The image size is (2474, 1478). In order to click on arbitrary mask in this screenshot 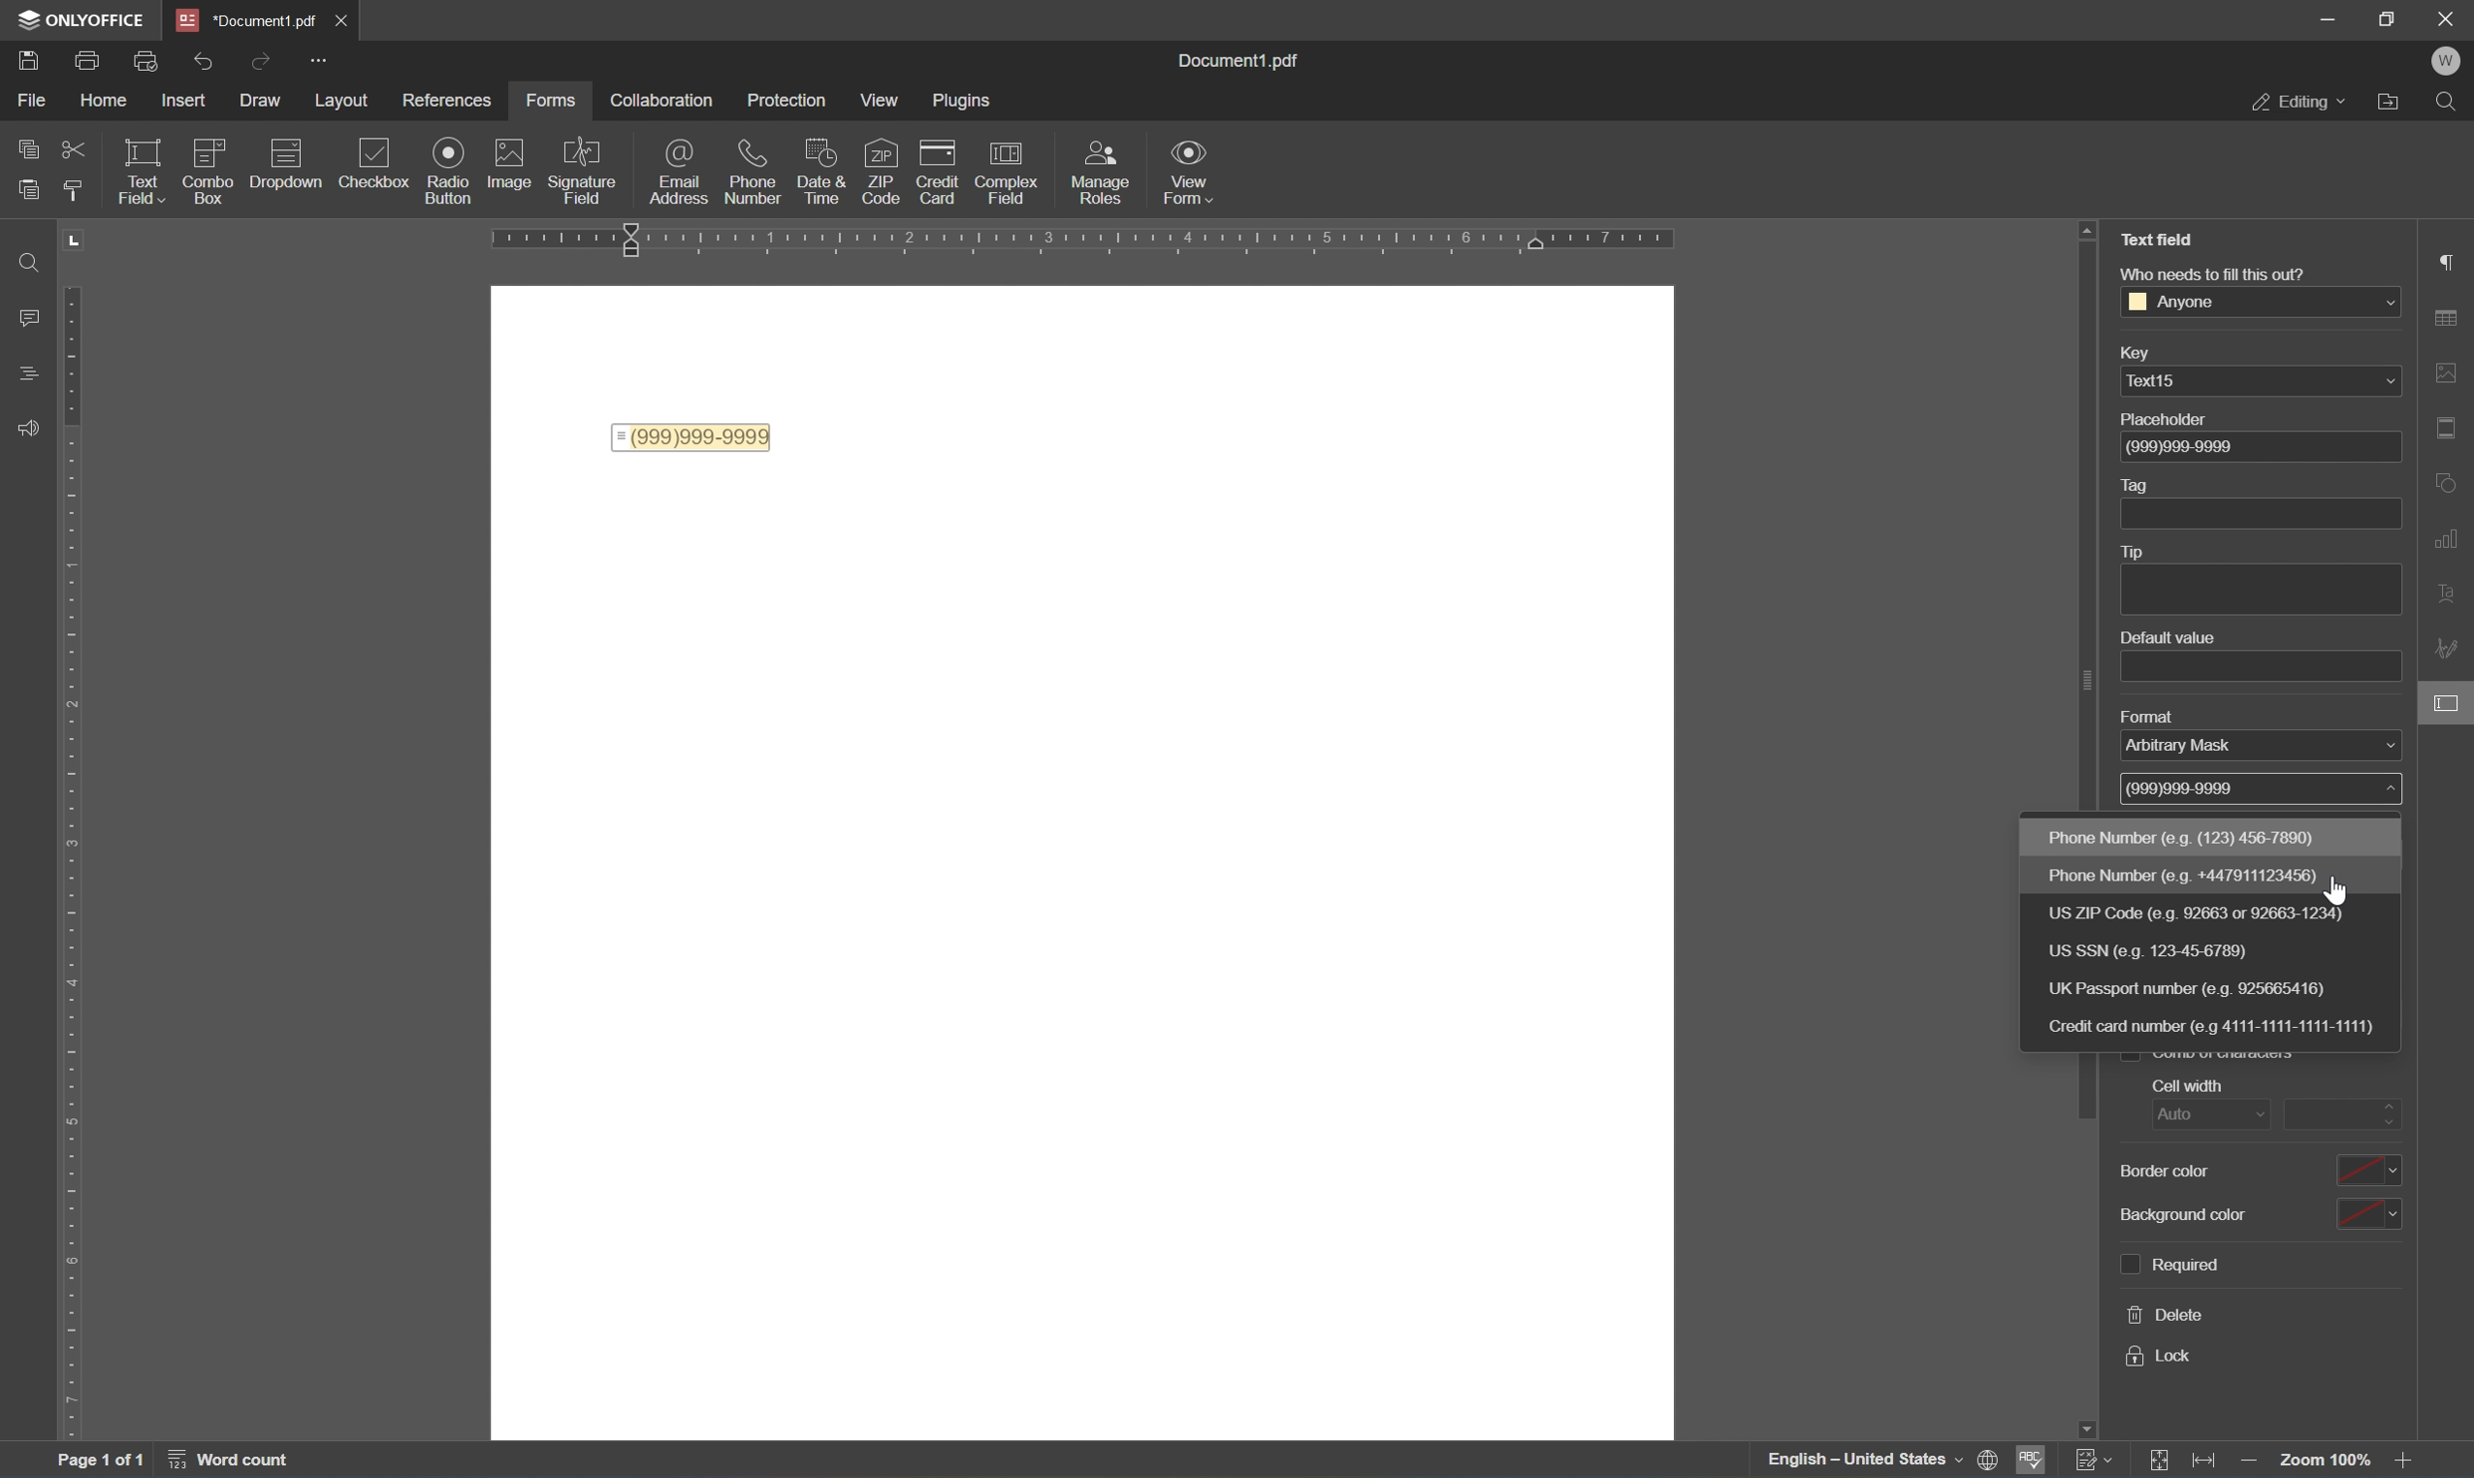, I will do `click(2194, 749)`.